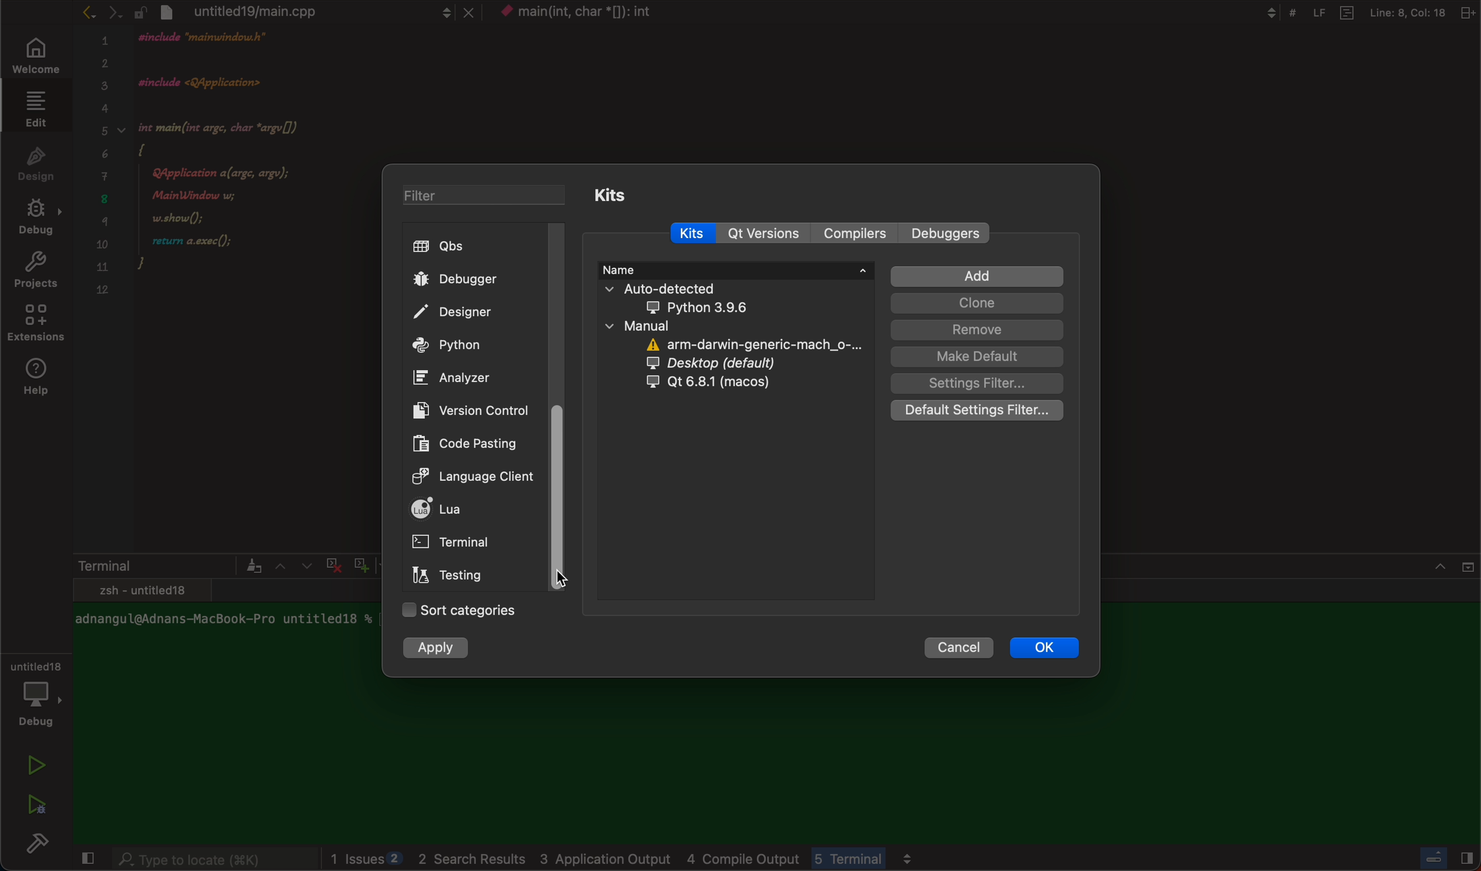 This screenshot has height=871, width=1481. I want to click on extensions, so click(38, 326).